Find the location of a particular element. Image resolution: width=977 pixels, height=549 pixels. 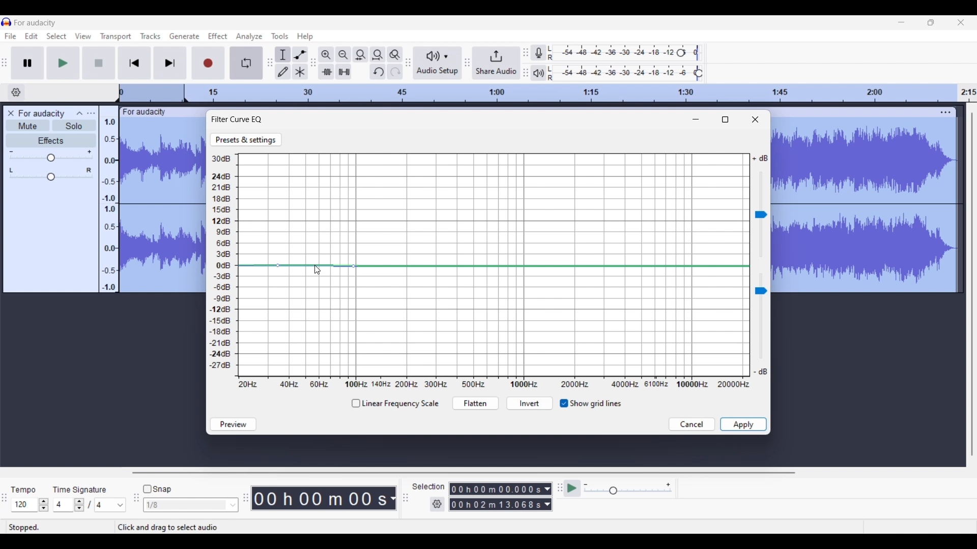

Fit selection to width is located at coordinates (360, 54).